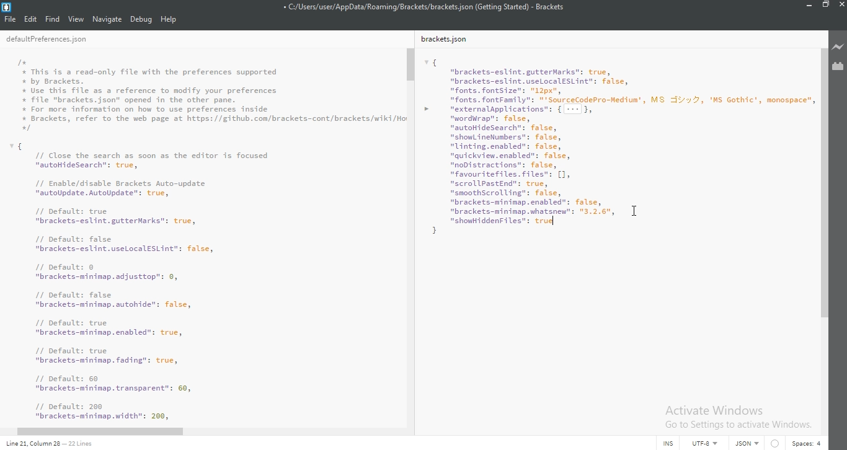 The image size is (847, 450). I want to click on "showHiddenFiles": true, so click(504, 221).